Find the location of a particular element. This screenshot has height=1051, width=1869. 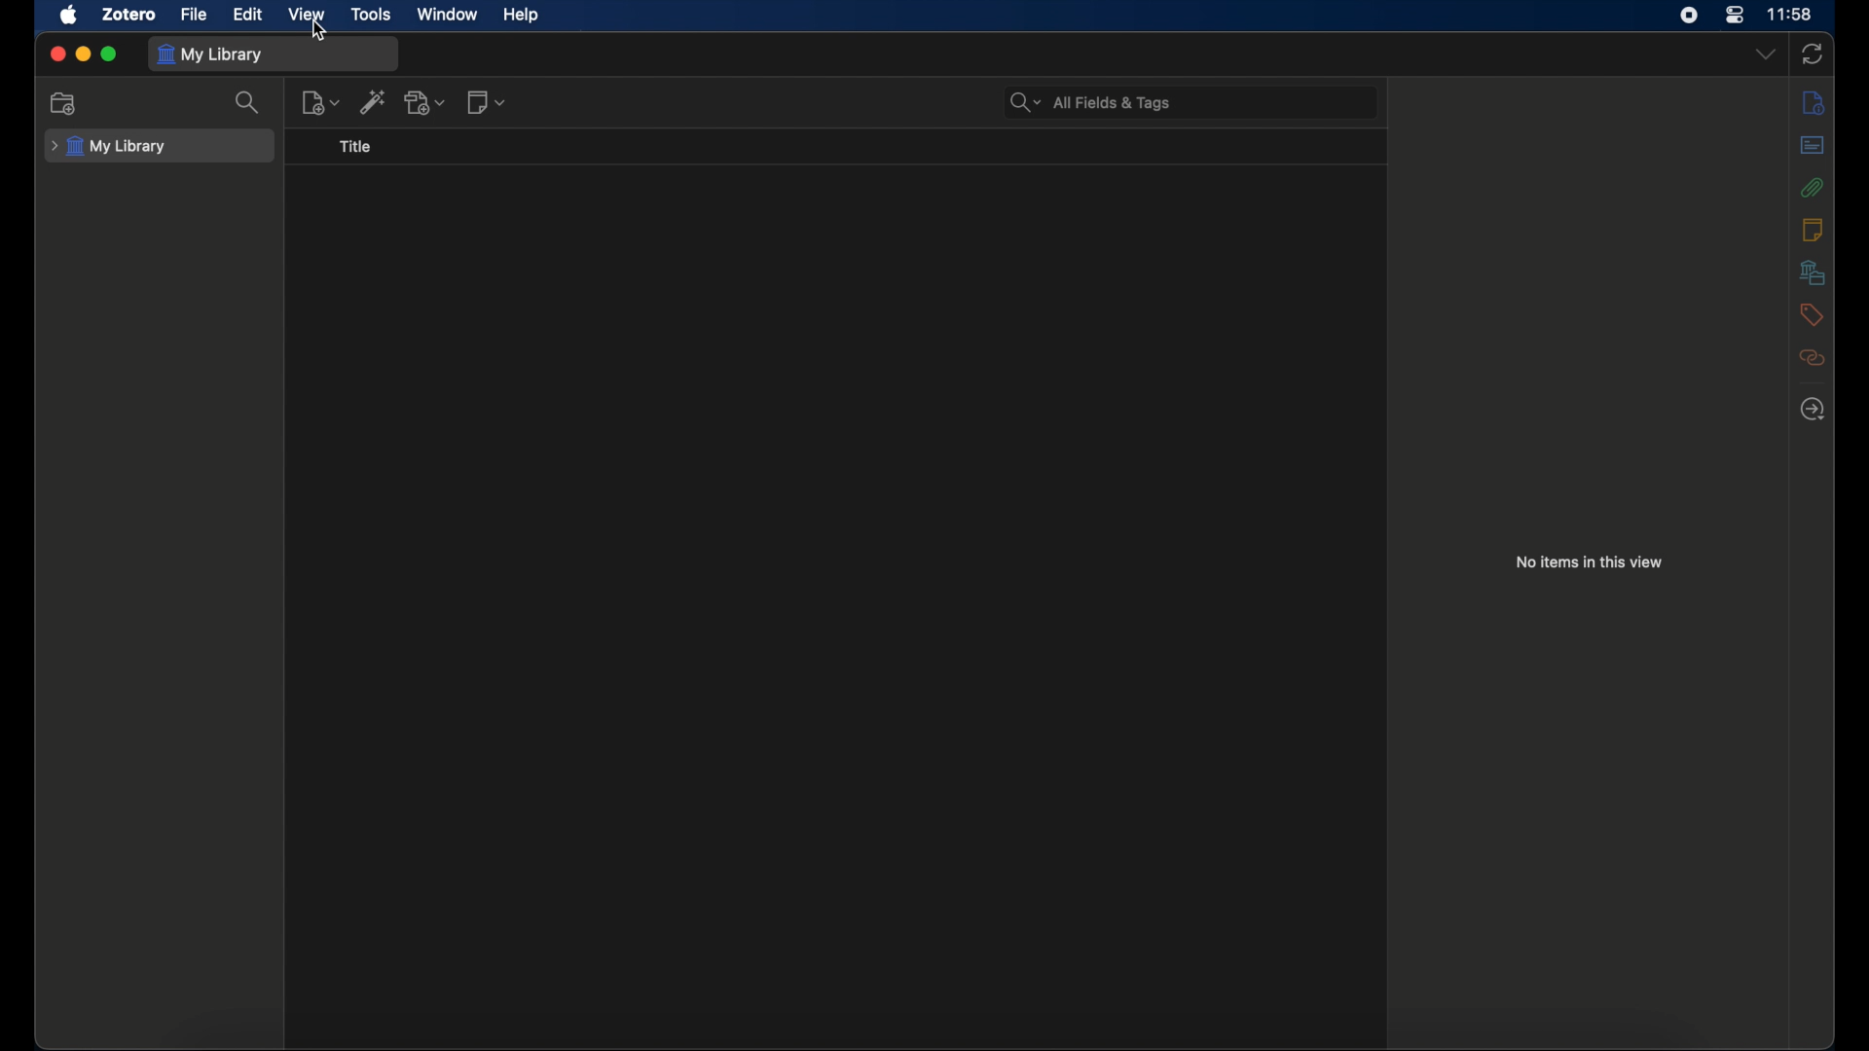

add attachments is located at coordinates (425, 102).